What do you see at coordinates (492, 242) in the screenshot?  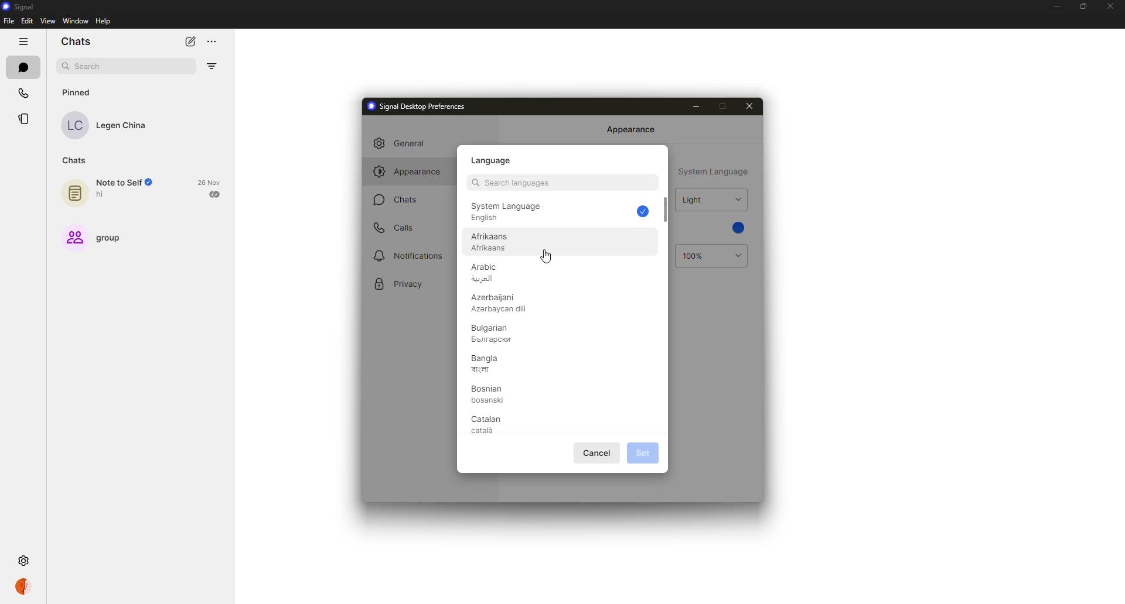 I see `afrikaans` at bounding box center [492, 242].